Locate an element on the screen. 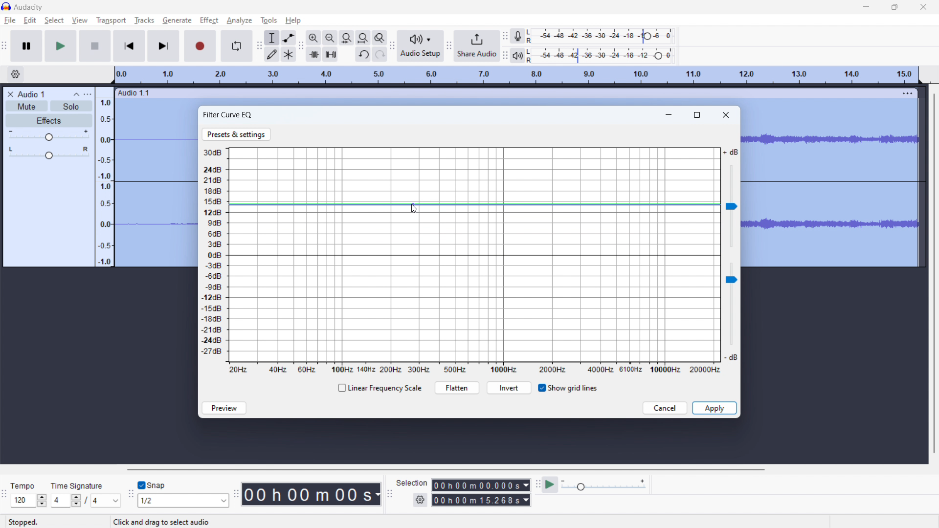 This screenshot has width=939, height=528. view menu is located at coordinates (88, 94).